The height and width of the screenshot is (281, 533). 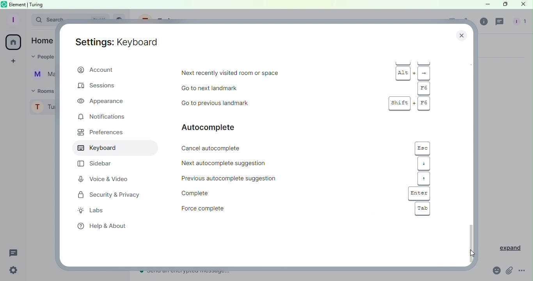 I want to click on Settings: Account, so click(x=119, y=42).